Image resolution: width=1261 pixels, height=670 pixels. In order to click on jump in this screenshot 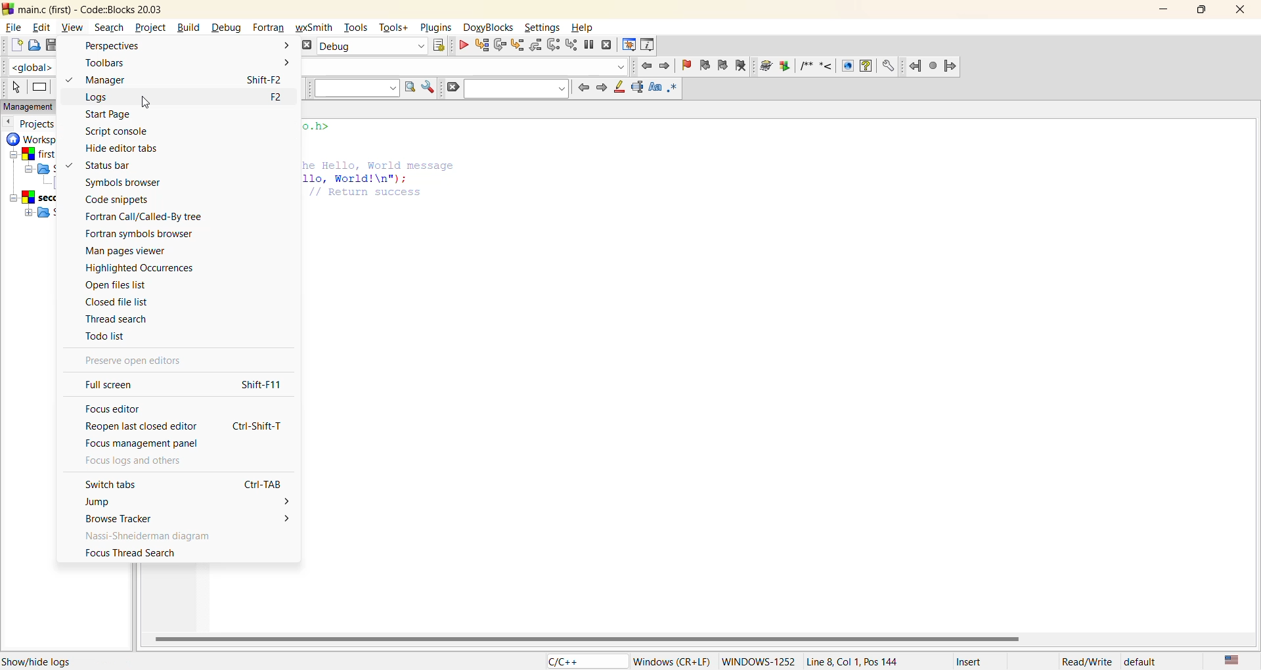, I will do `click(191, 504)`.